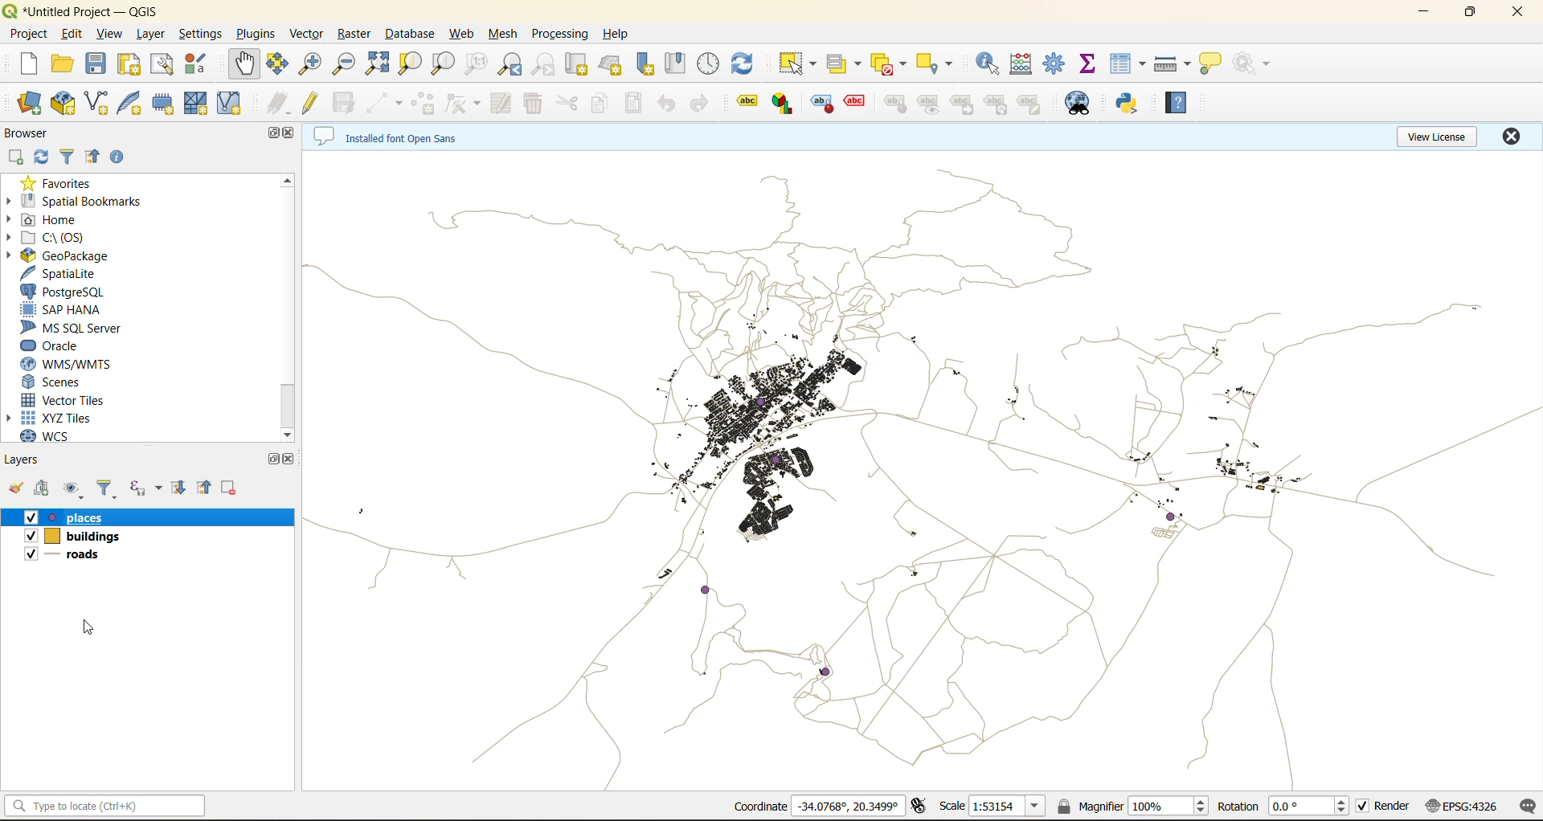  Describe the element at coordinates (635, 105) in the screenshot. I see `paste` at that location.